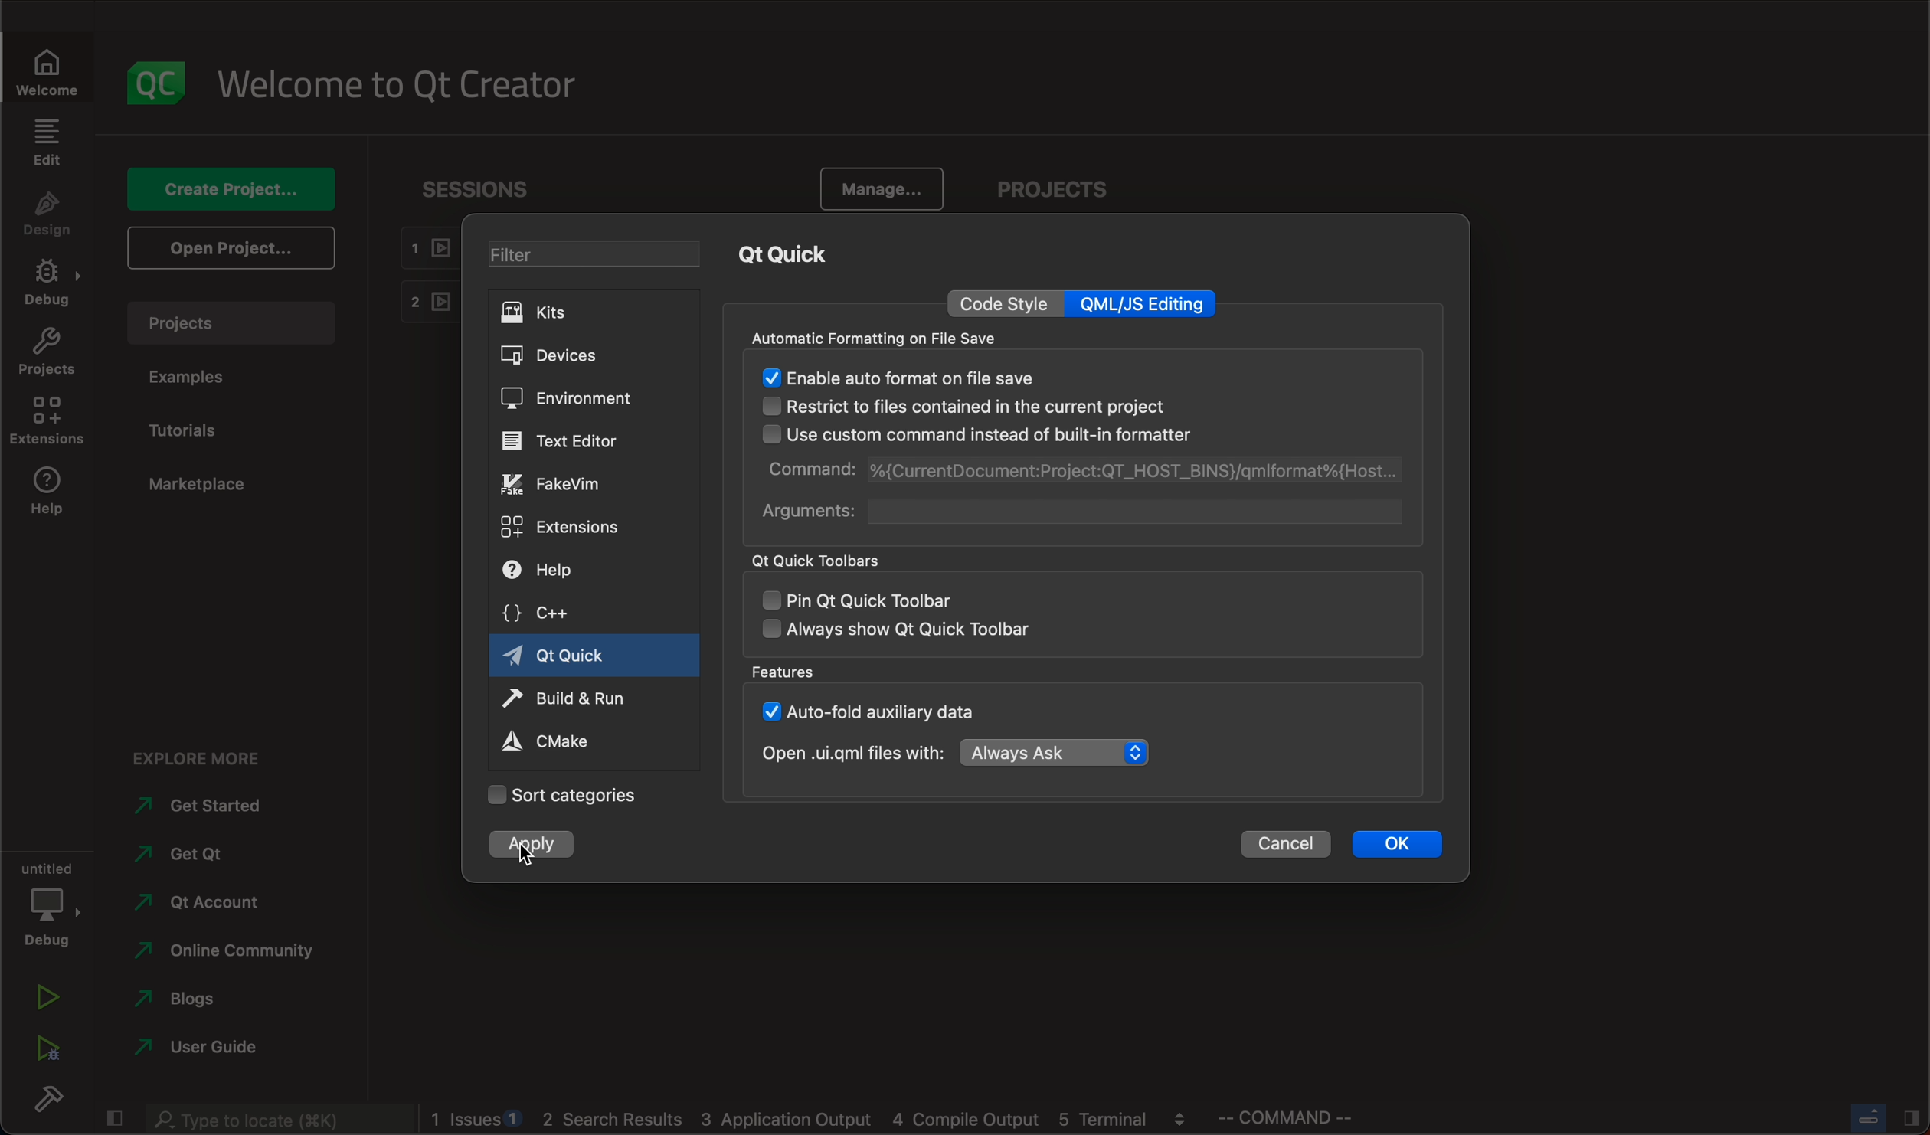  I want to click on qt quick, so click(820, 559).